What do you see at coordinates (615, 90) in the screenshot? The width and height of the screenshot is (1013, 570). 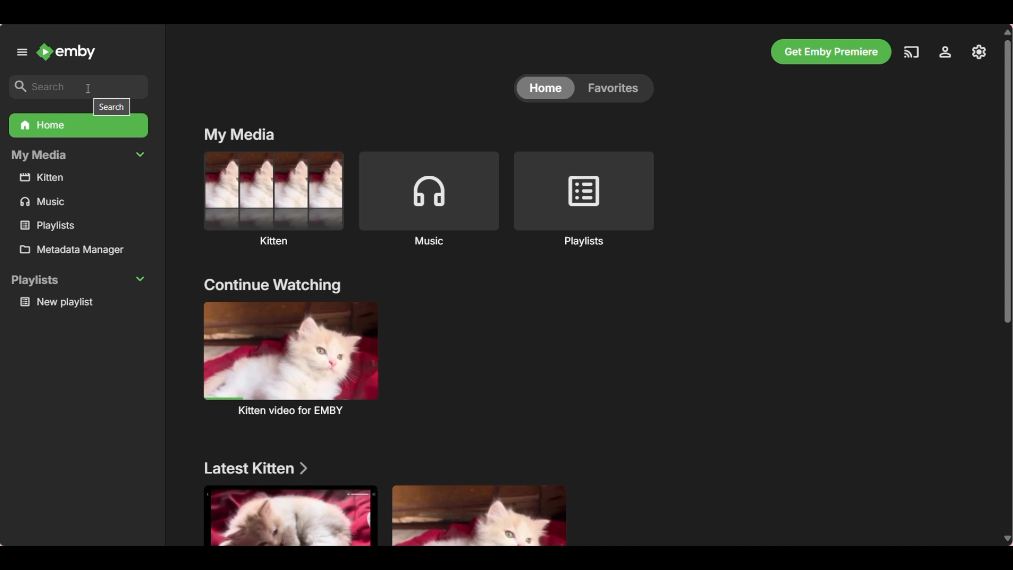 I see `Favorites` at bounding box center [615, 90].